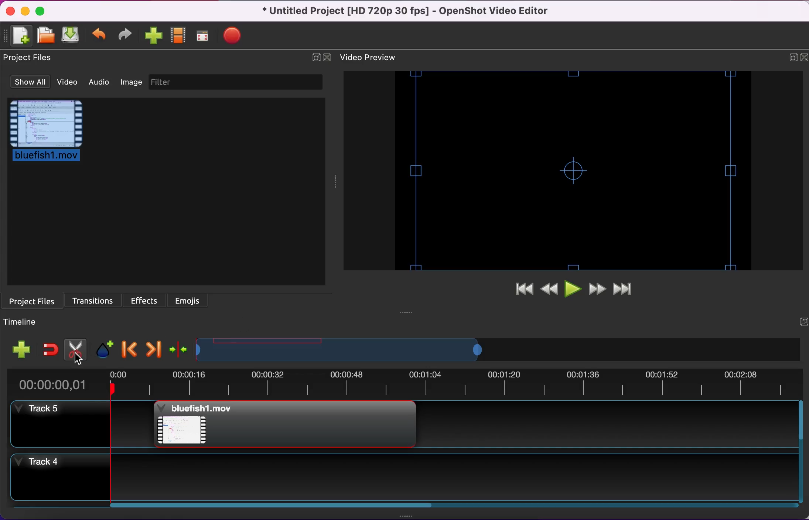 The width and height of the screenshot is (809, 520). I want to click on video clip, so click(202, 425).